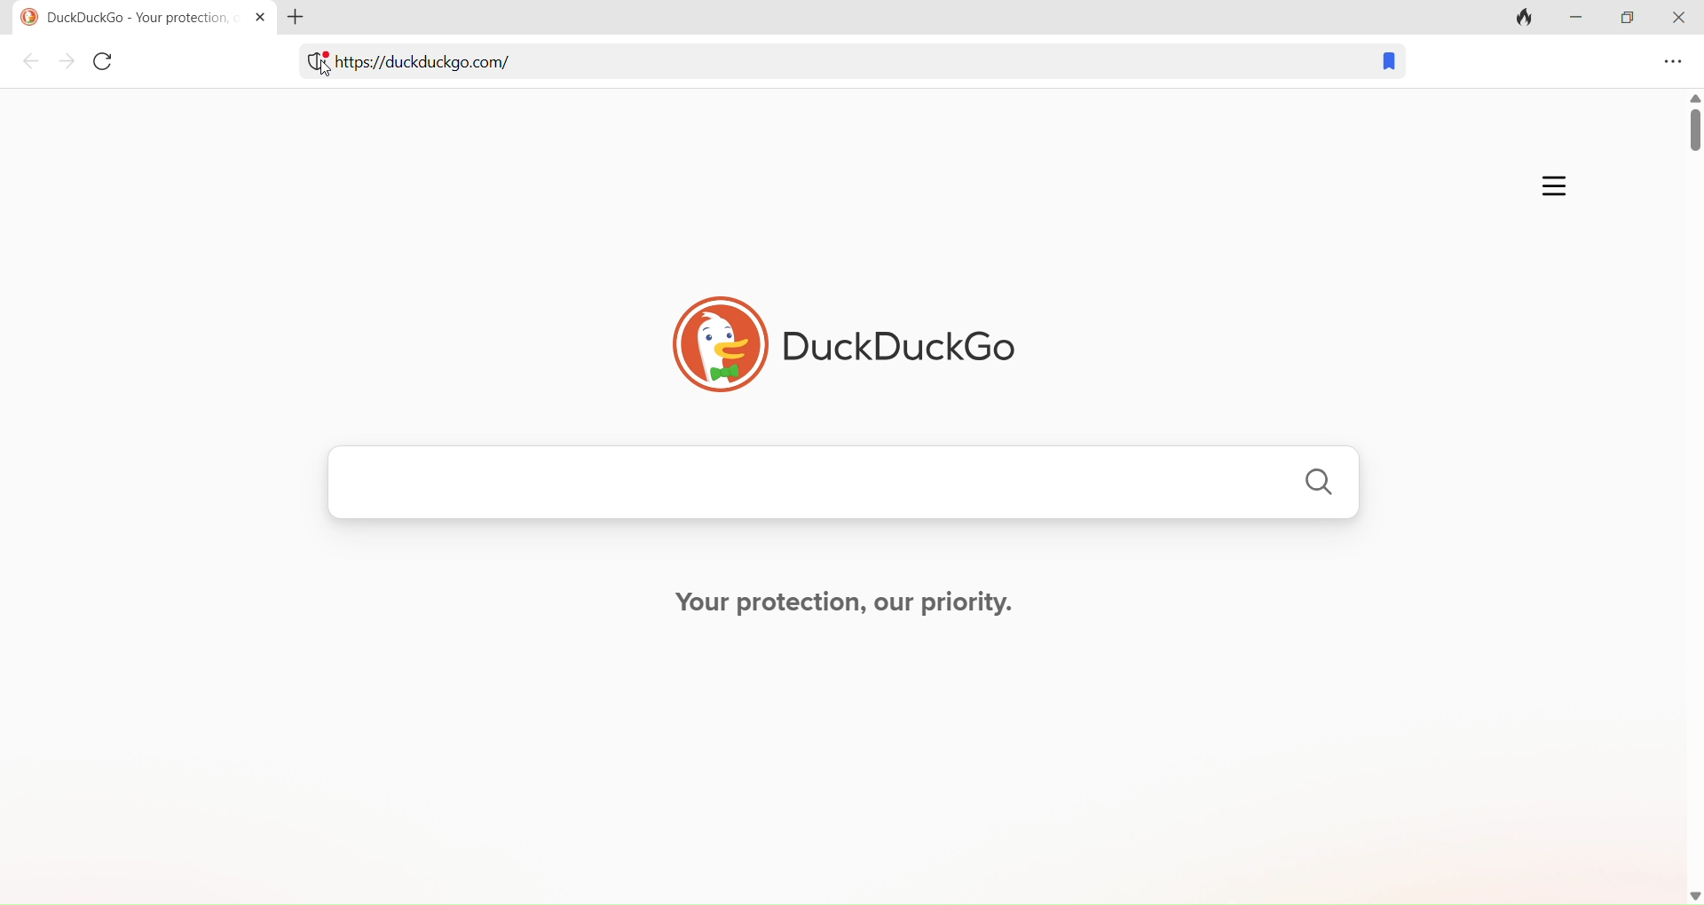 The height and width of the screenshot is (905, 1704). Describe the element at coordinates (107, 66) in the screenshot. I see `reload` at that location.